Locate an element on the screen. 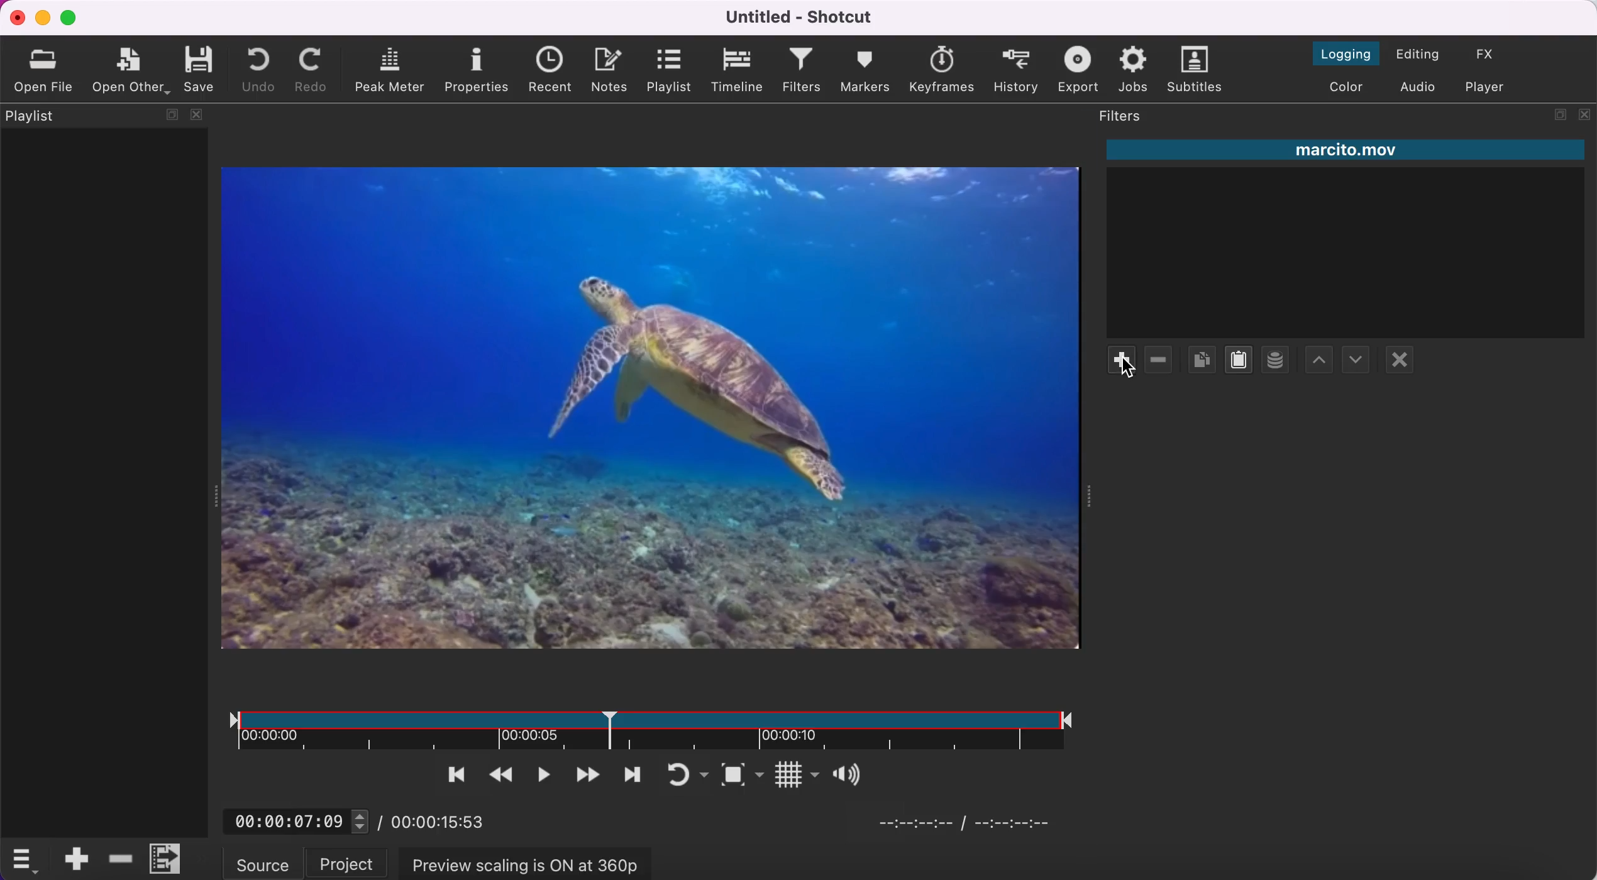  timelime options is located at coordinates (26, 860).